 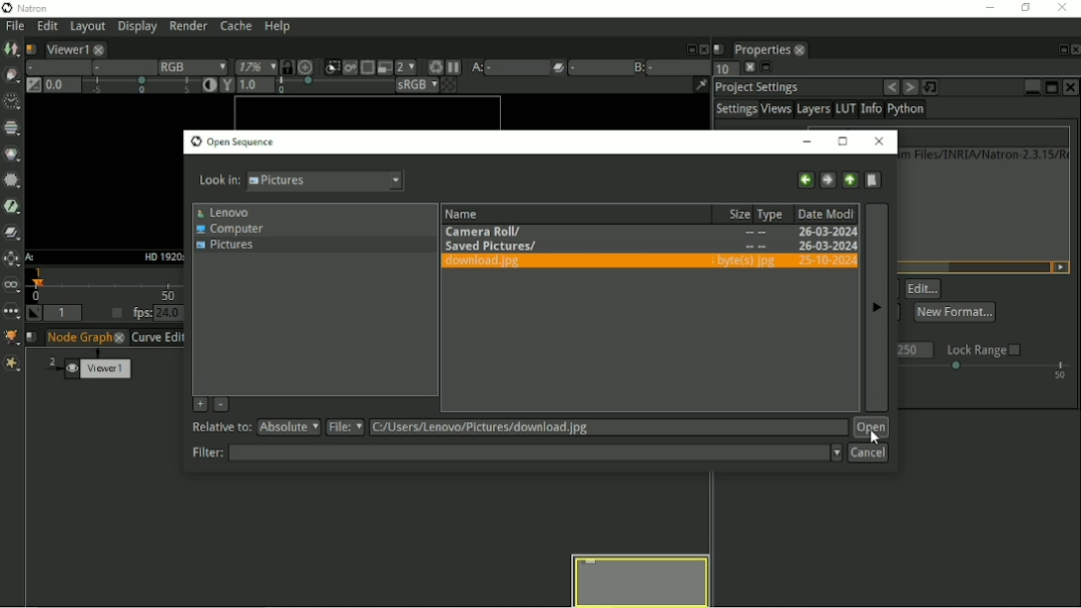 What do you see at coordinates (230, 248) in the screenshot?
I see `Pictures` at bounding box center [230, 248].